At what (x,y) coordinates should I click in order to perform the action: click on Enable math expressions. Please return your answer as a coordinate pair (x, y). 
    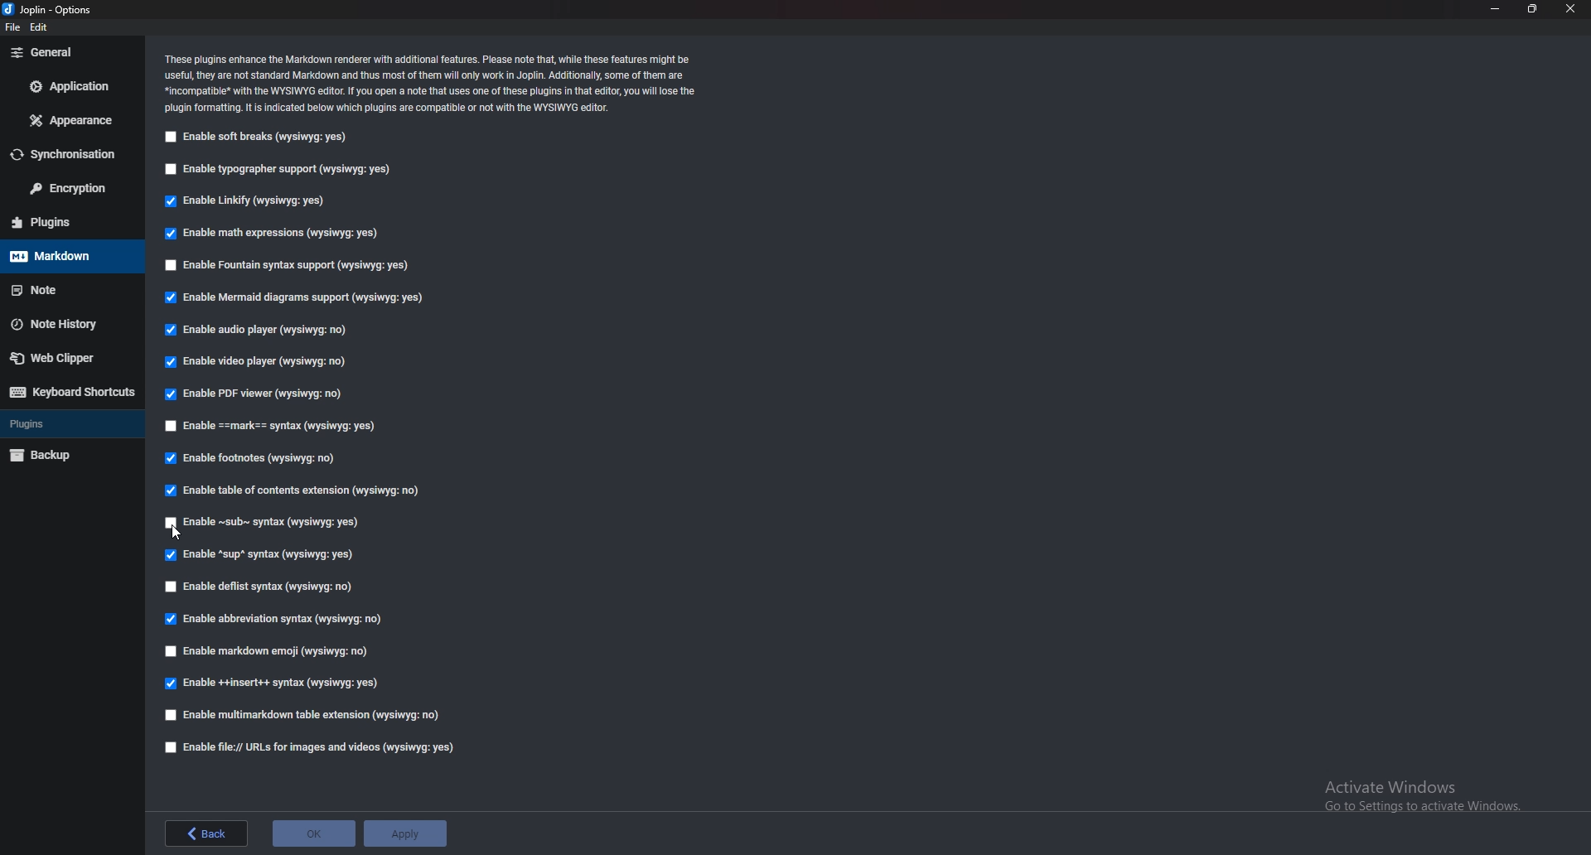
    Looking at the image, I should click on (269, 234).